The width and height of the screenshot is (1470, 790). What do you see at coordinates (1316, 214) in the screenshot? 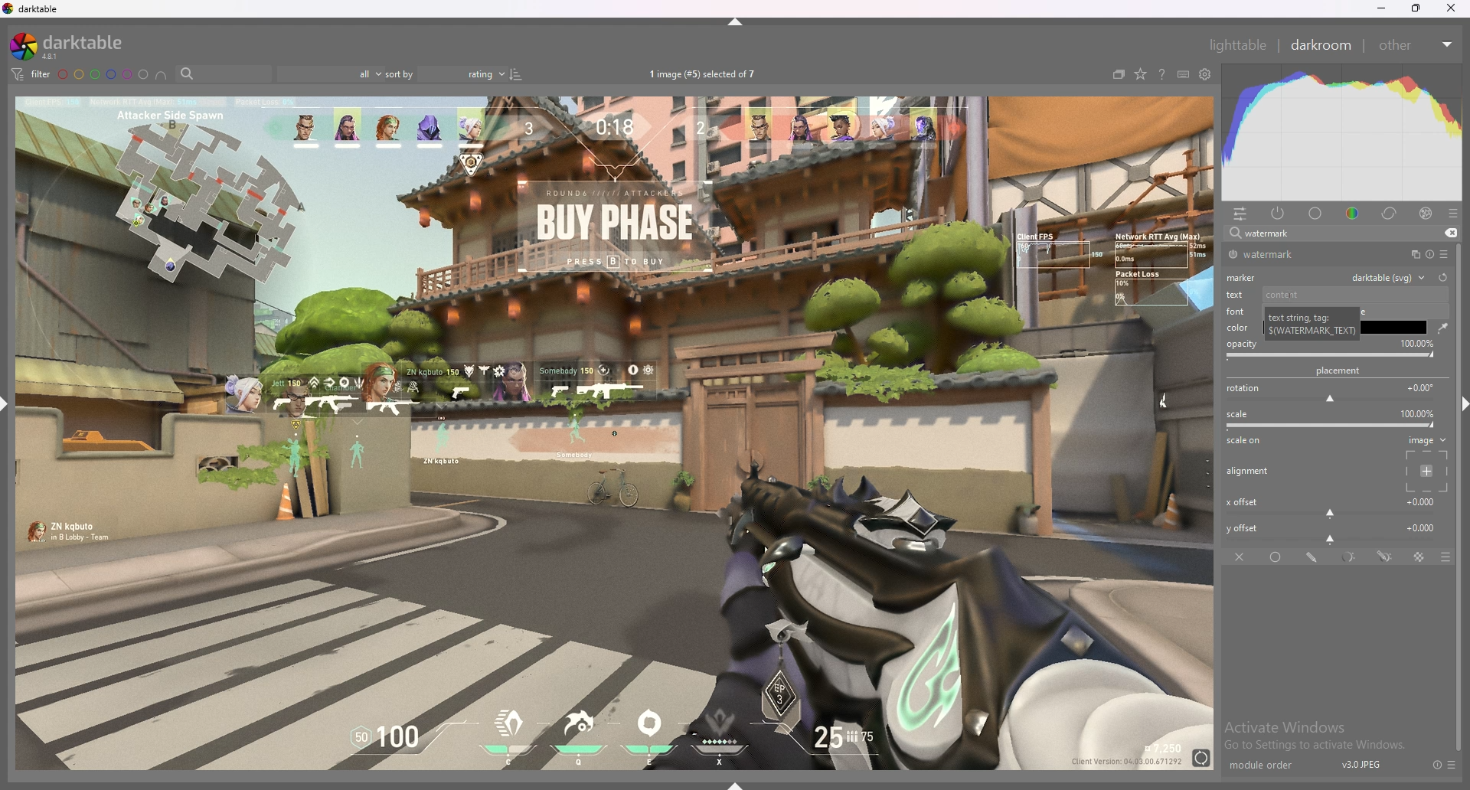
I see `base` at bounding box center [1316, 214].